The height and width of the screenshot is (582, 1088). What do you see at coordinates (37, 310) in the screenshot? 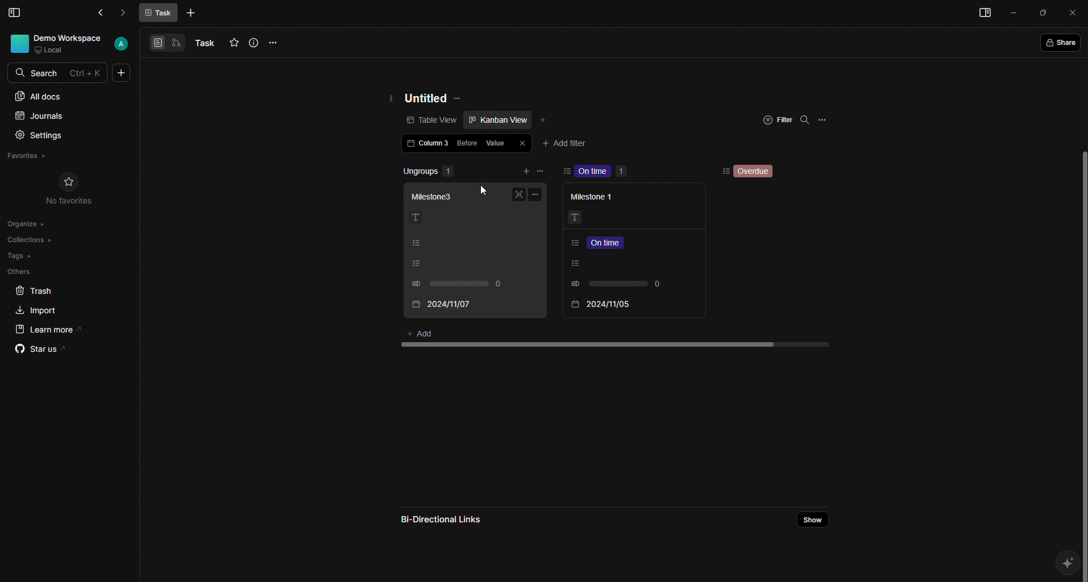
I see `Import` at bounding box center [37, 310].